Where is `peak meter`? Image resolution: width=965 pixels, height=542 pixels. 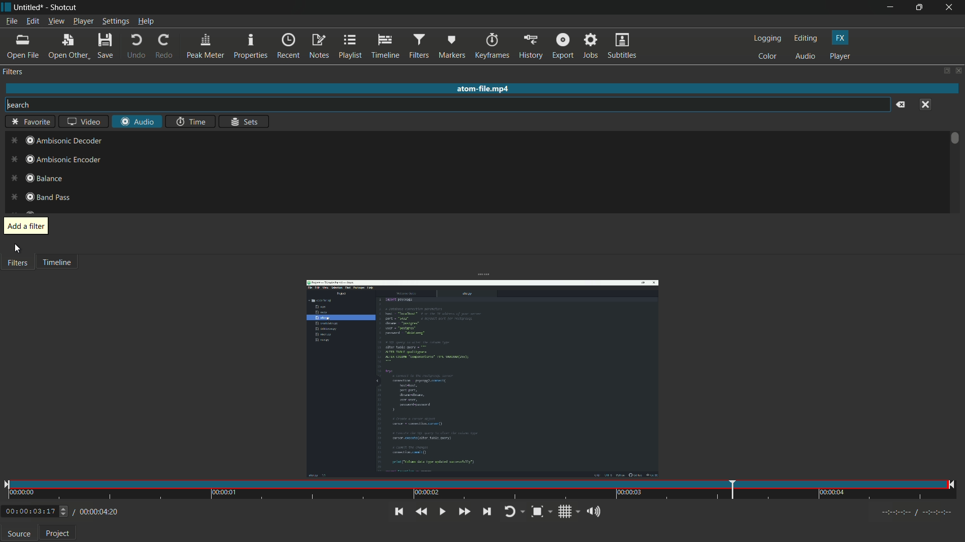 peak meter is located at coordinates (206, 46).